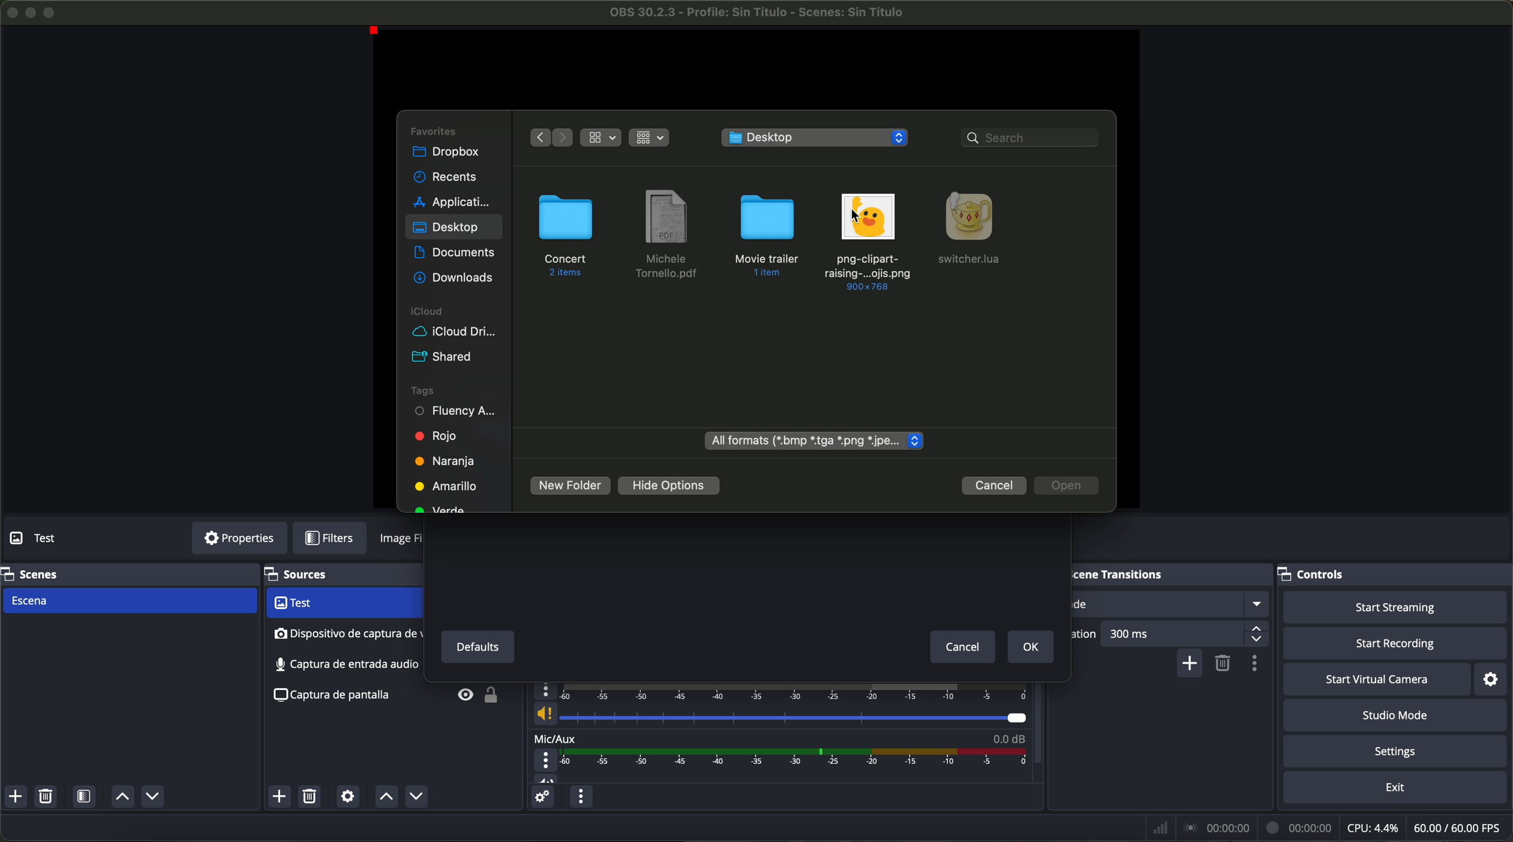 The height and width of the screenshot is (842, 1513). I want to click on 0.0 dB, so click(1008, 736).